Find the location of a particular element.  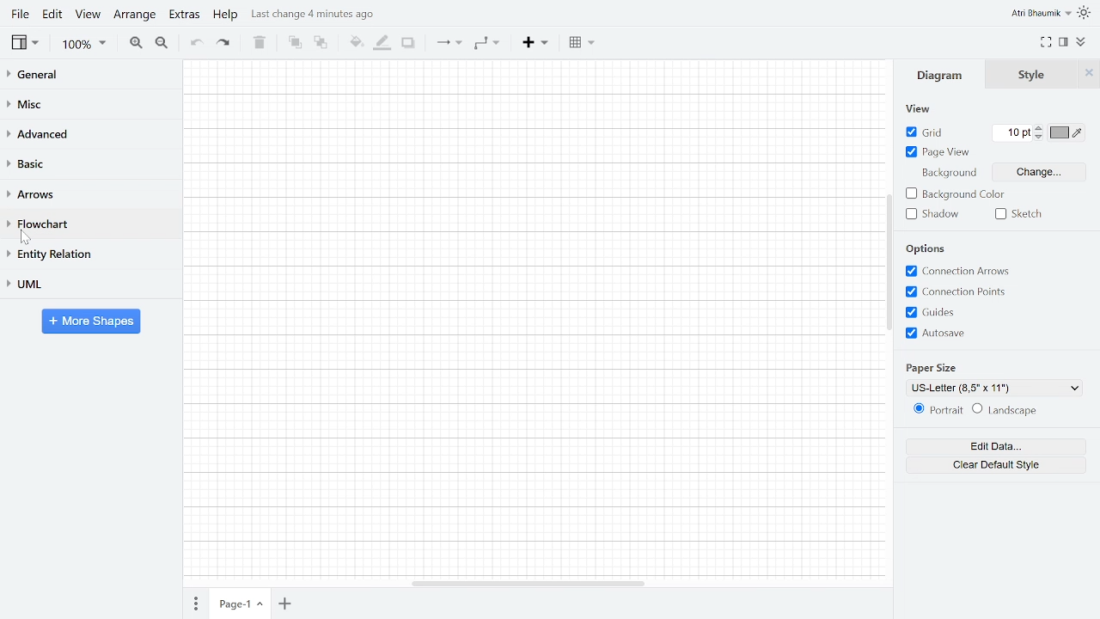

Autosave is located at coordinates (938, 332).